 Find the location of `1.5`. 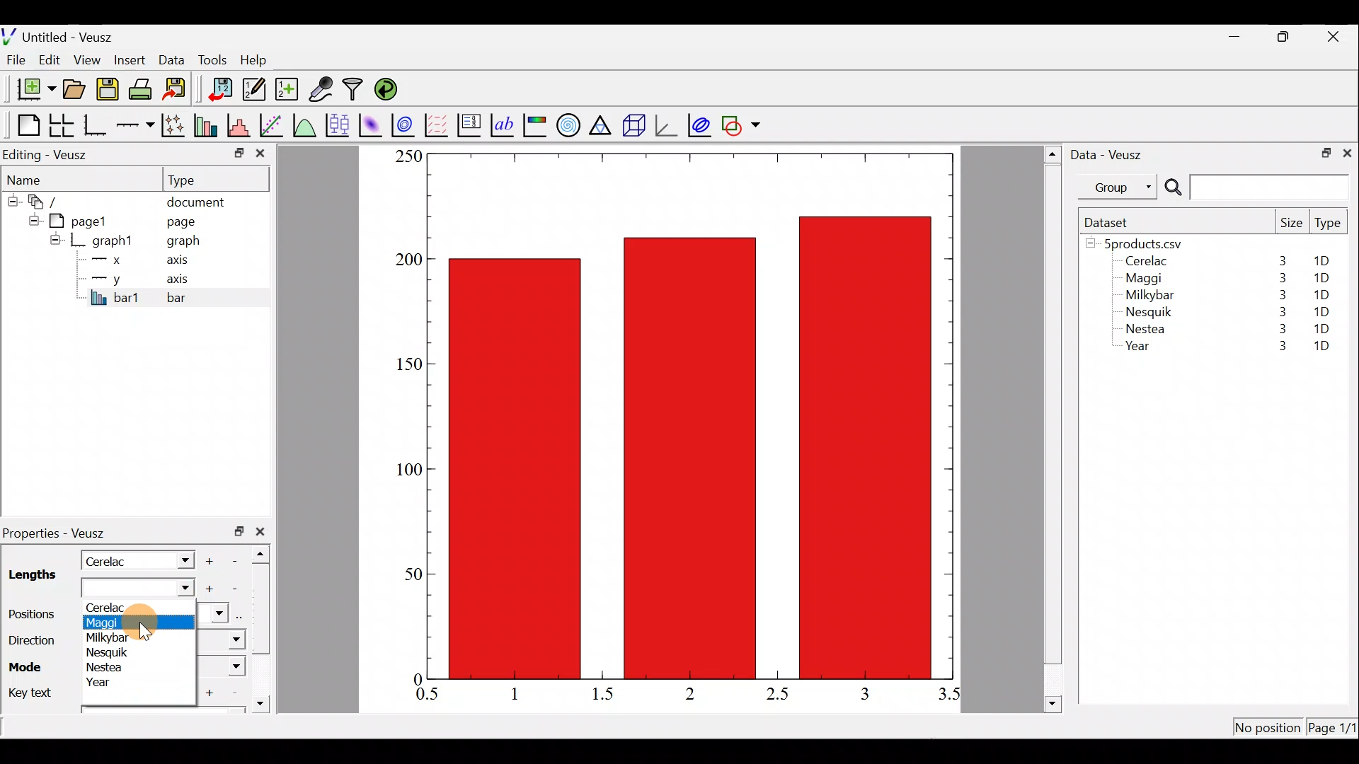

1.5 is located at coordinates (606, 695).